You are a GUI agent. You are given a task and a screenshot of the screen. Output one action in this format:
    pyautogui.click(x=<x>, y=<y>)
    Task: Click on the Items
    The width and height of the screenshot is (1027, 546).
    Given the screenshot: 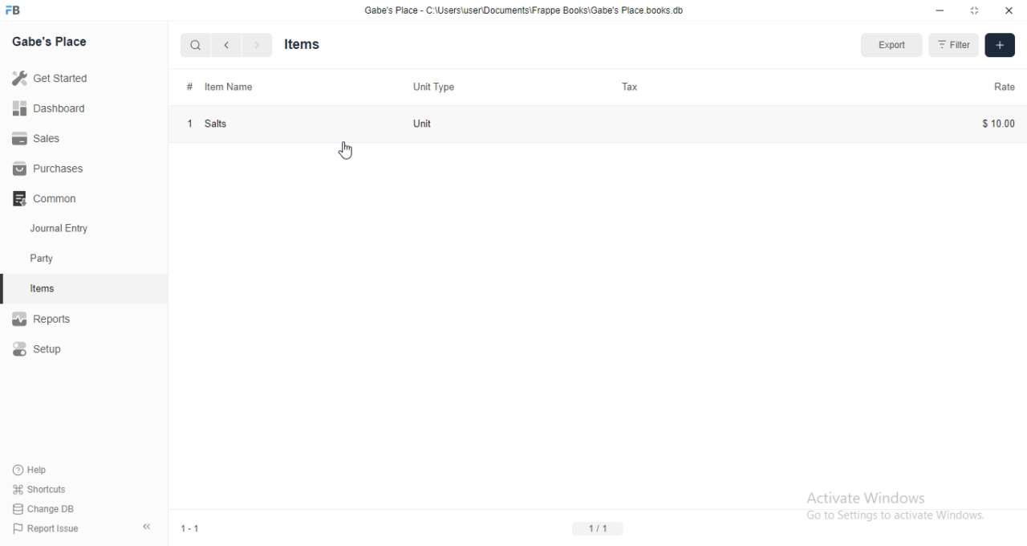 What is the action you would take?
    pyautogui.click(x=310, y=44)
    